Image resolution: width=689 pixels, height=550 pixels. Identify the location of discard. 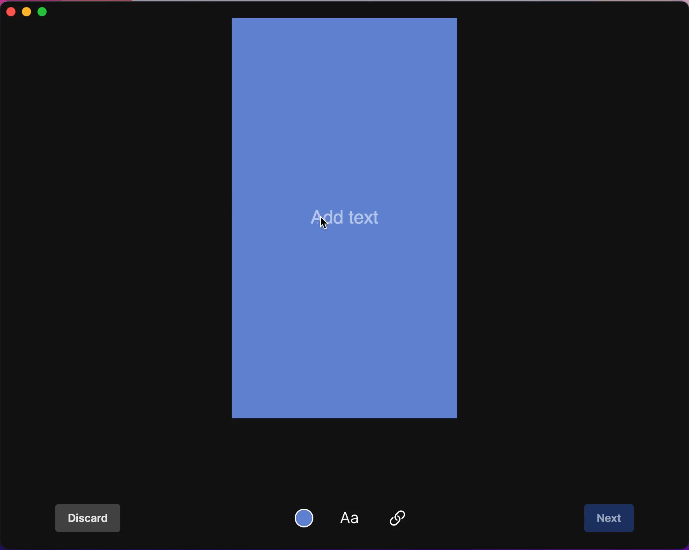
(92, 519).